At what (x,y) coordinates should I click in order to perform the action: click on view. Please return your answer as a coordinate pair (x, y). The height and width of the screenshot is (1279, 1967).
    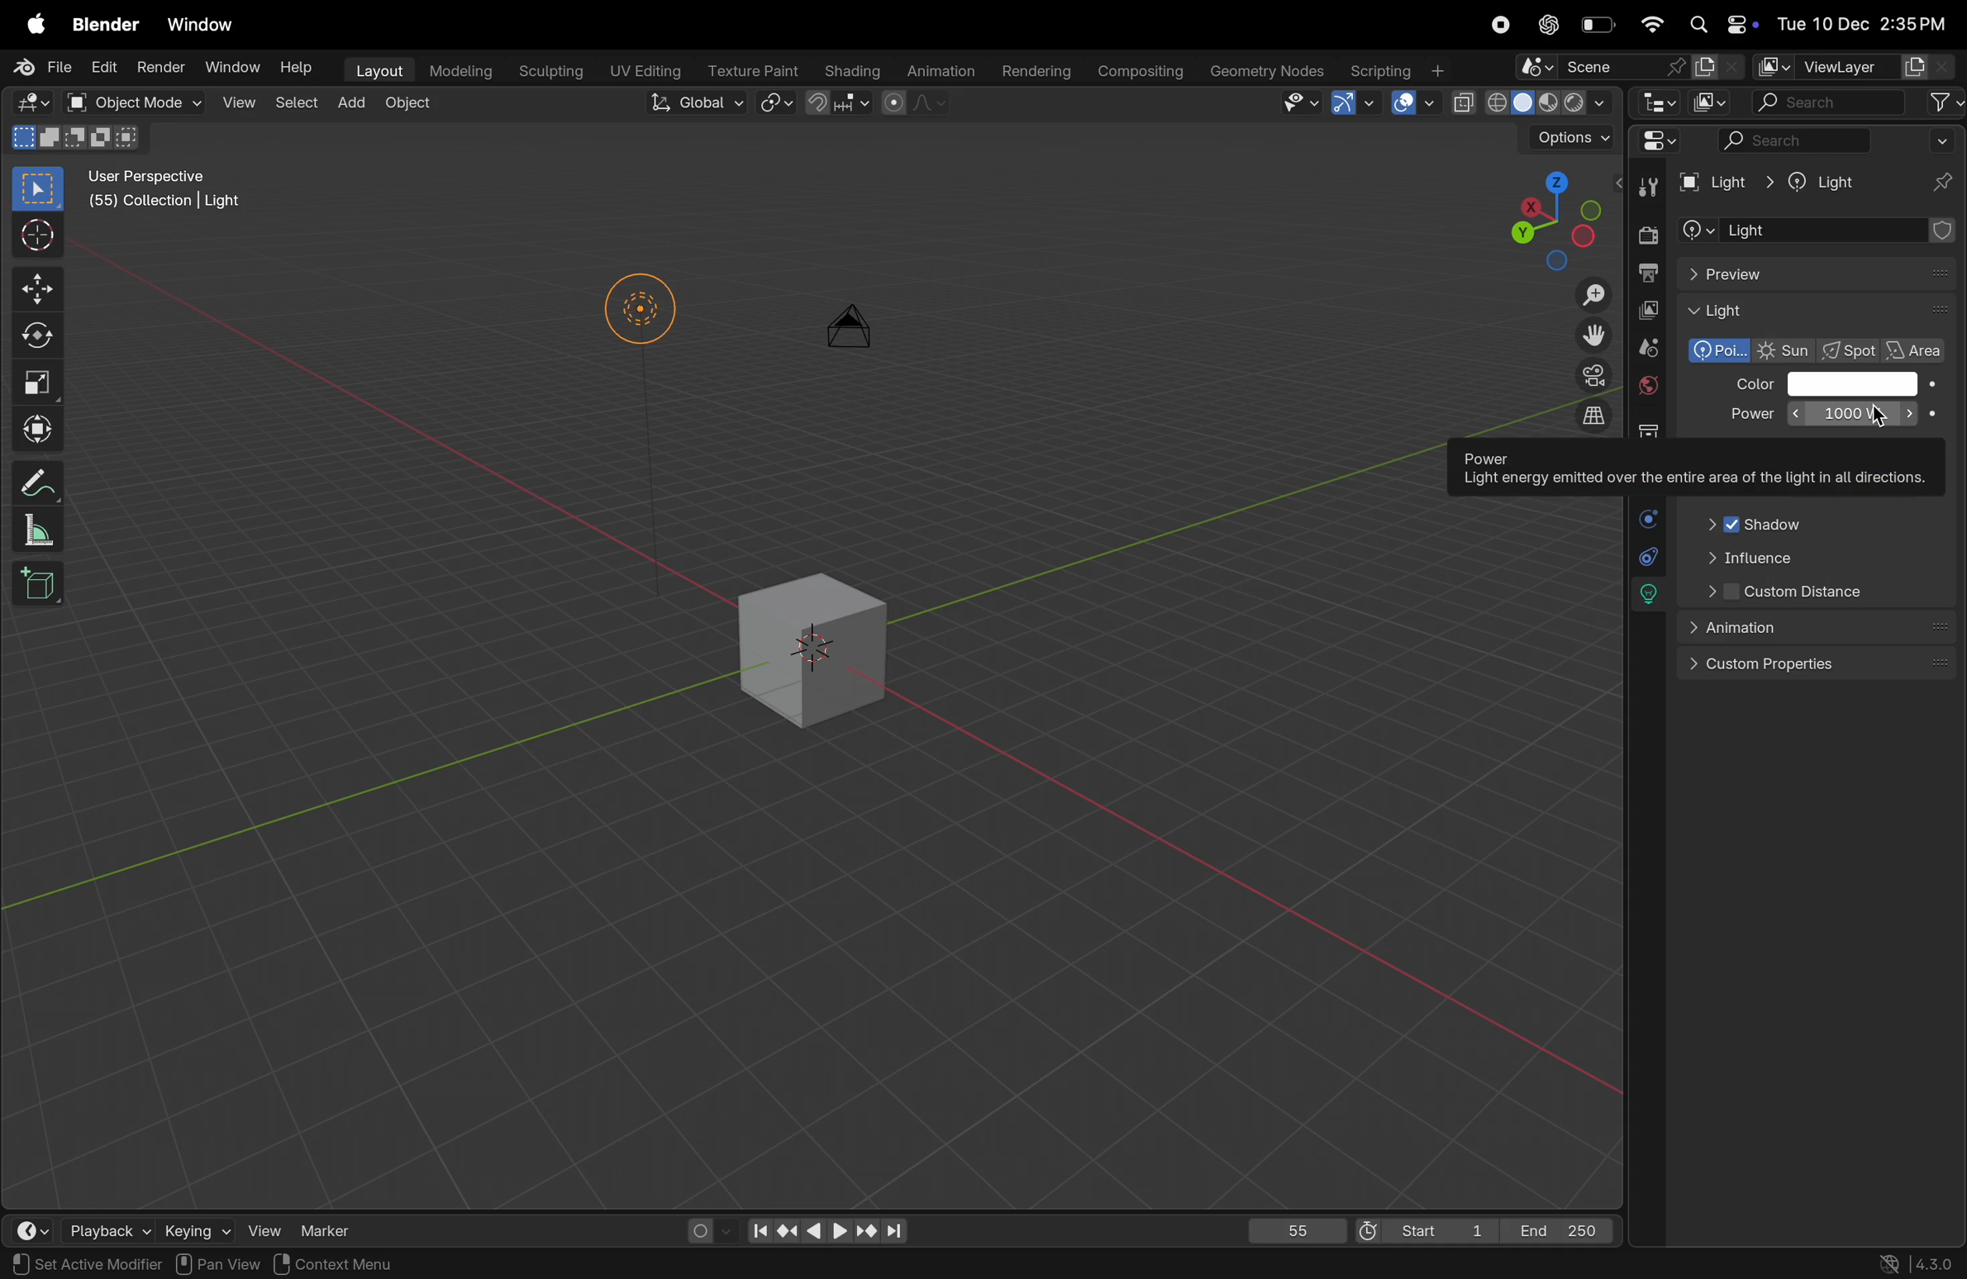
    Looking at the image, I should click on (266, 1229).